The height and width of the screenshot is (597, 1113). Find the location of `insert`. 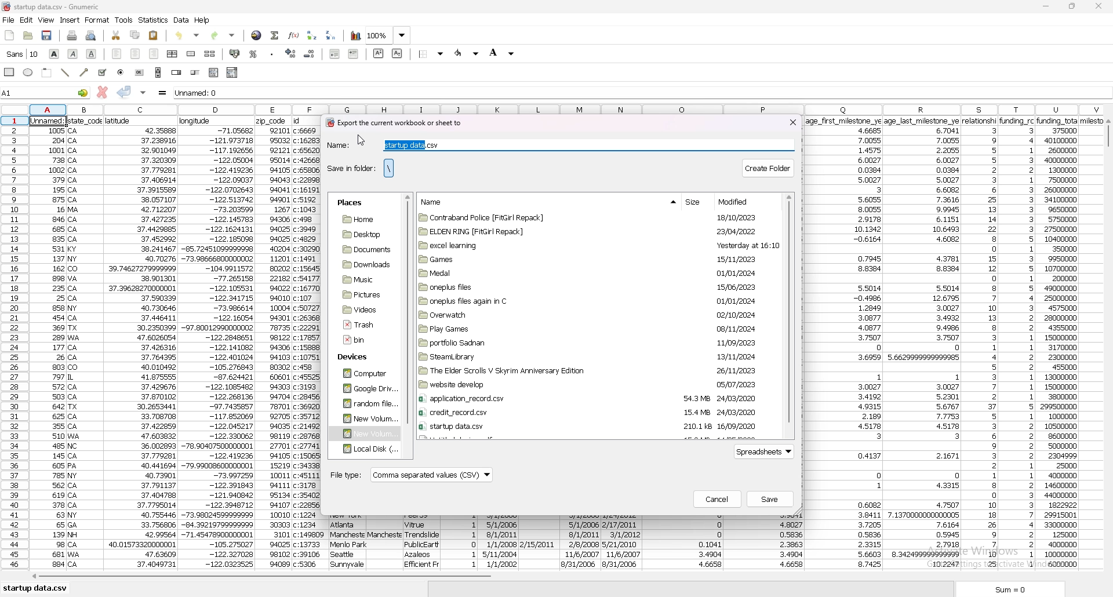

insert is located at coordinates (70, 20).